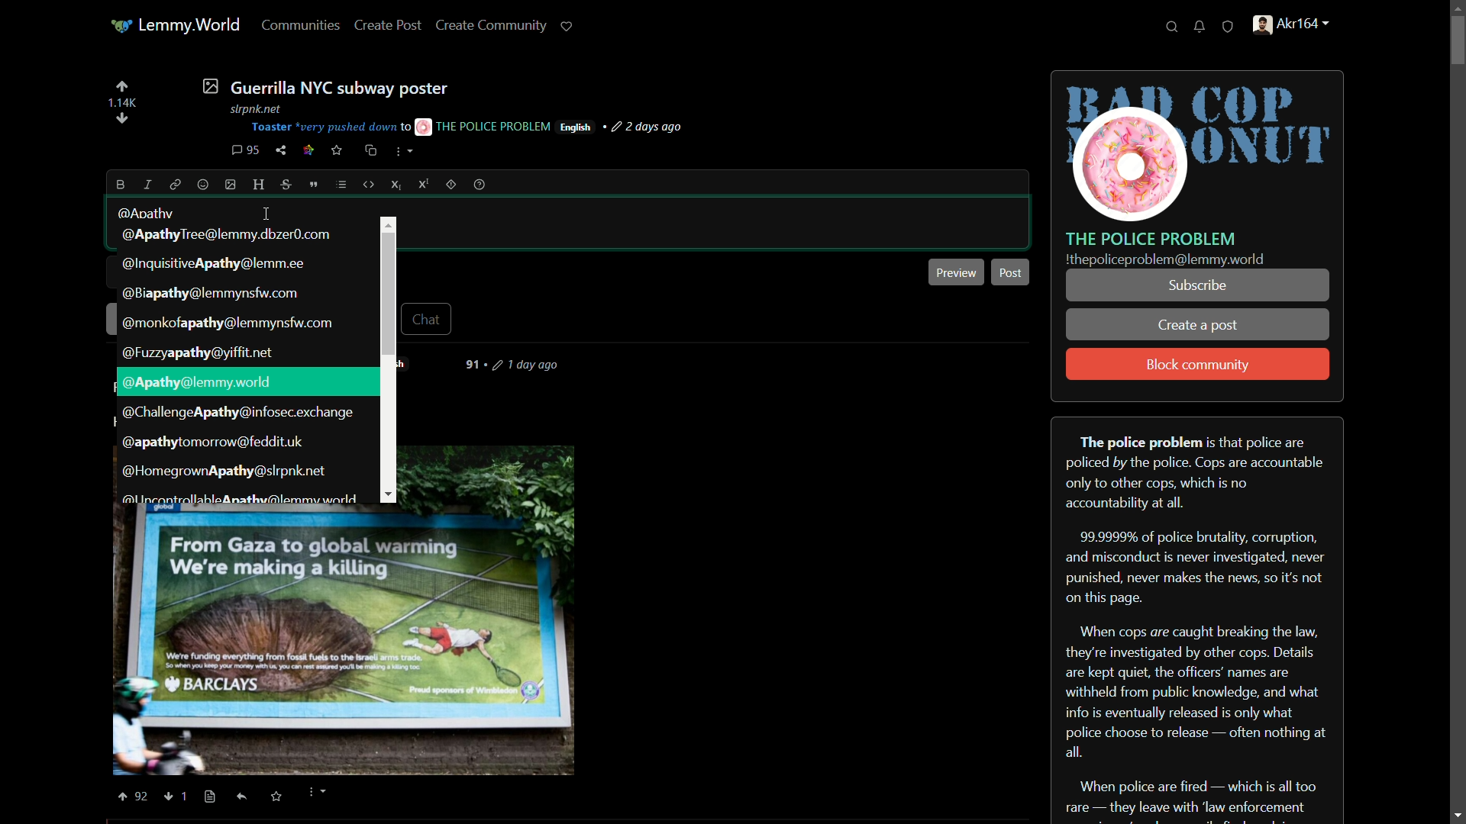 This screenshot has width=1466, height=824. Describe the element at coordinates (315, 793) in the screenshot. I see `more options` at that location.